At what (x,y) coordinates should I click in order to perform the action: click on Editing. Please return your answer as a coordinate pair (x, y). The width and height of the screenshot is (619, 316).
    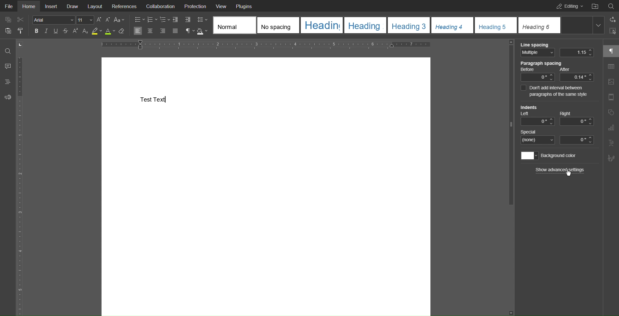
    Looking at the image, I should click on (568, 6).